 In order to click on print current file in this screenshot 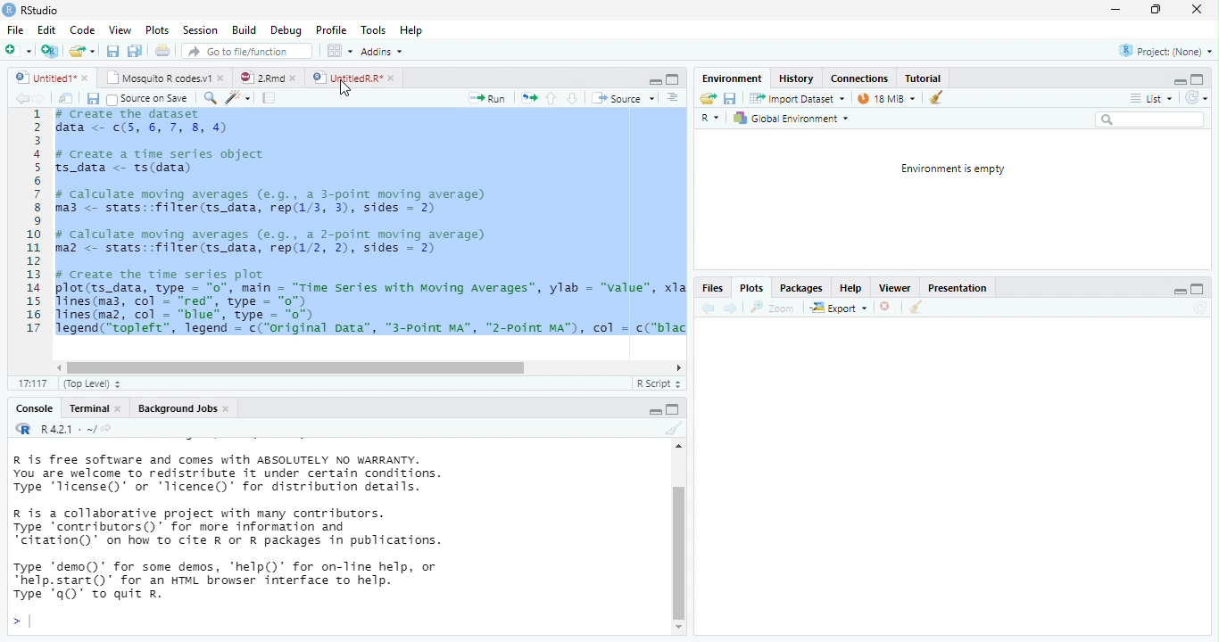, I will do `click(135, 51)`.